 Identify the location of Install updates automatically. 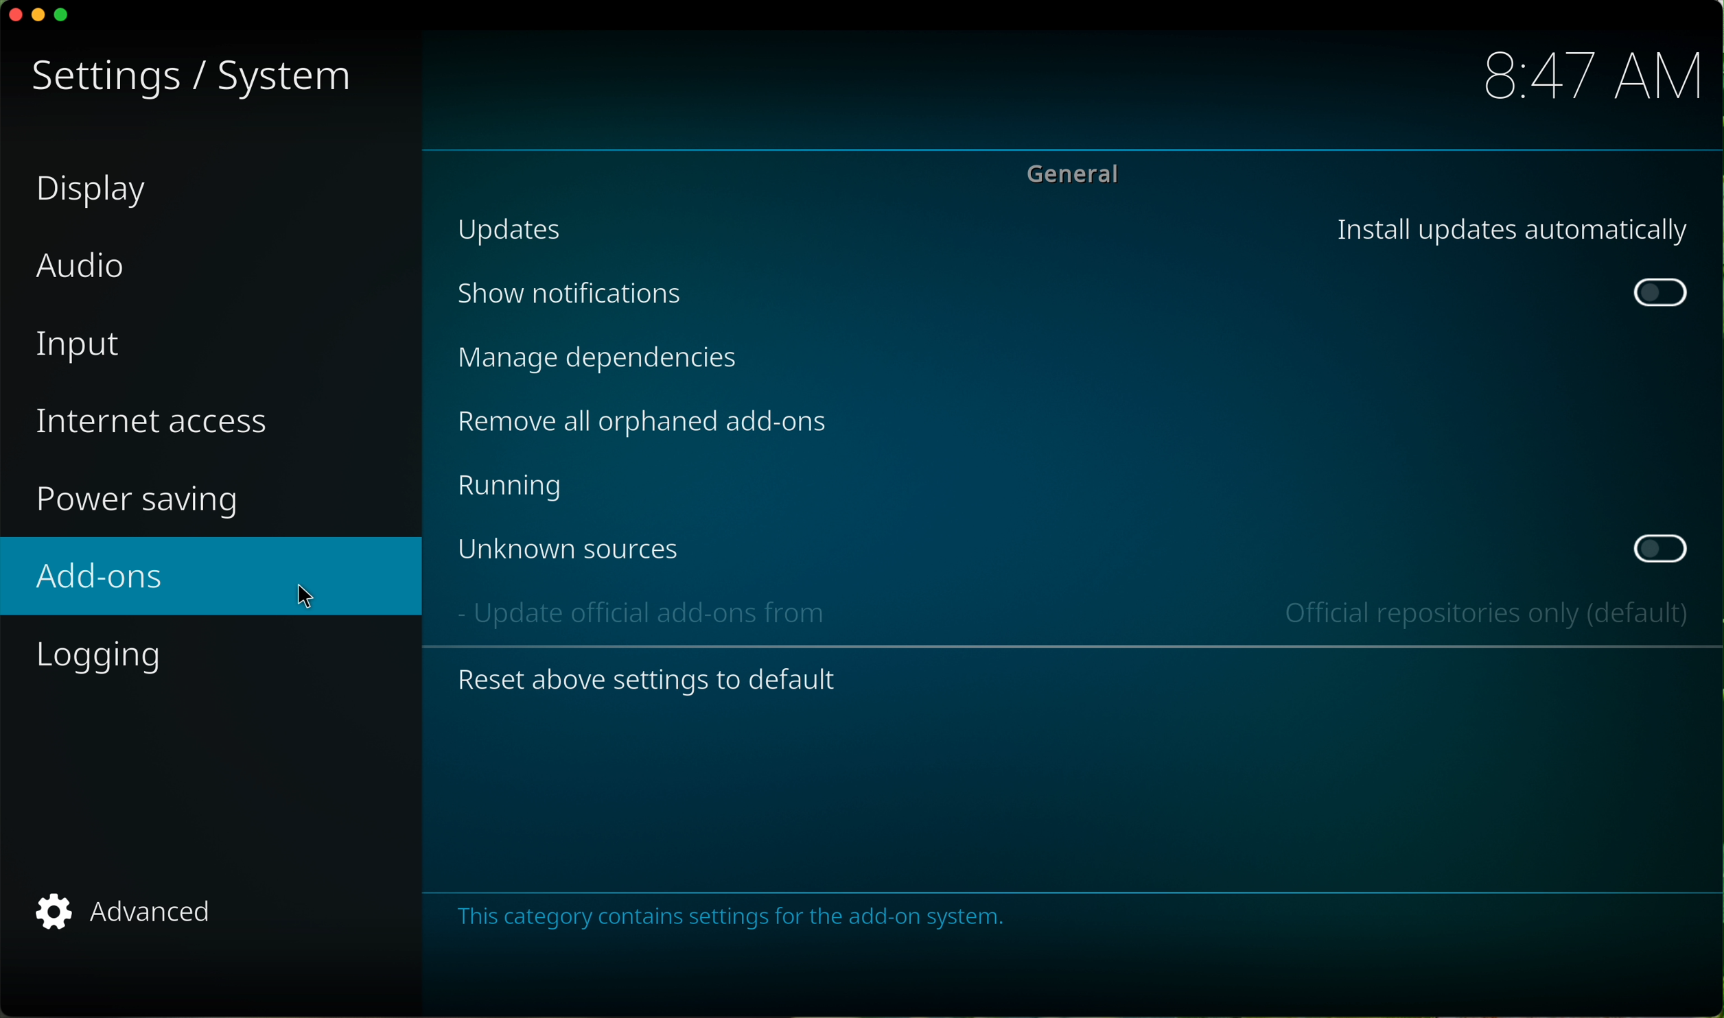
(1517, 229).